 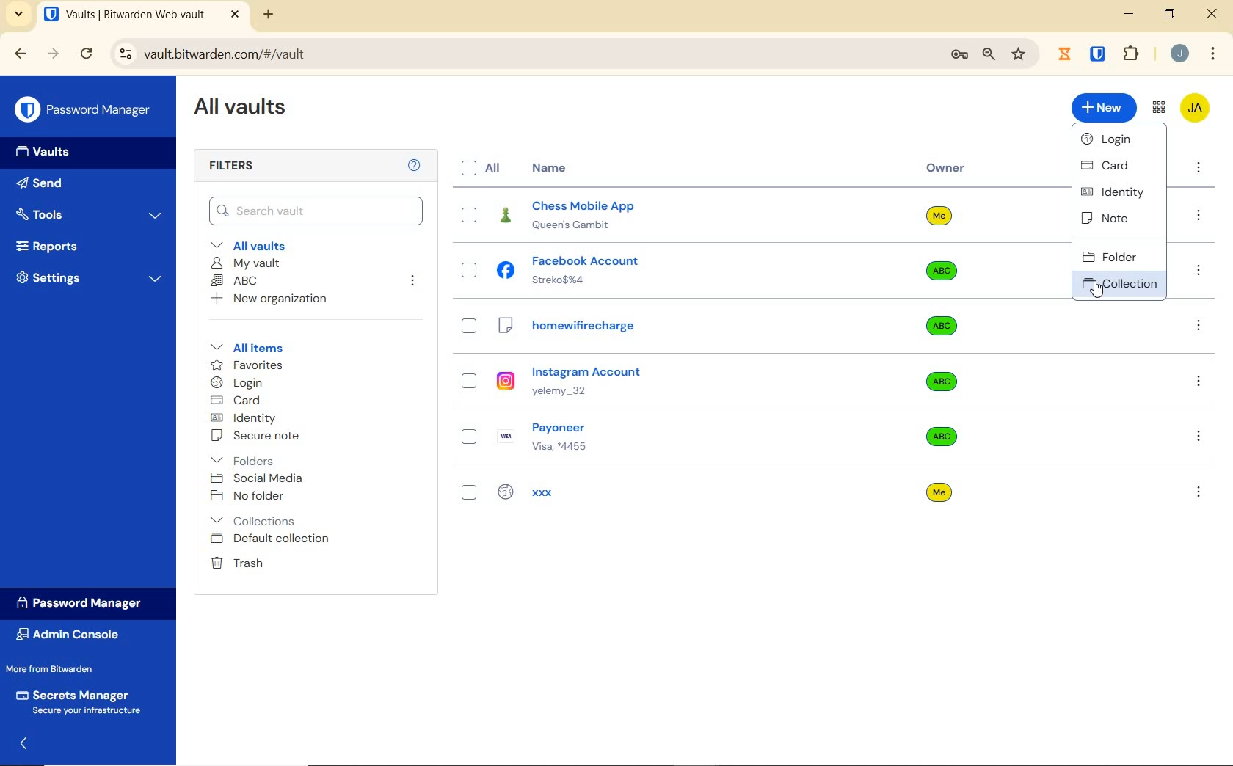 I want to click on note, so click(x=1113, y=220).